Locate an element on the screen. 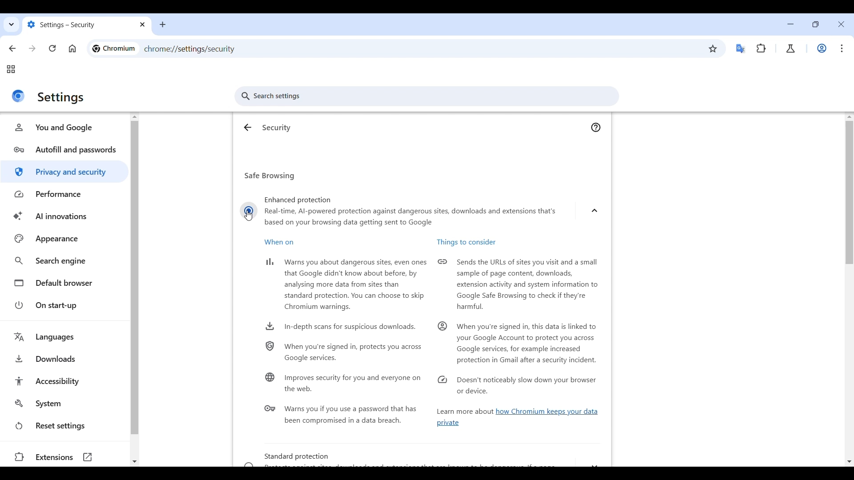 The height and width of the screenshot is (480, 854). Search settings is located at coordinates (426, 96).